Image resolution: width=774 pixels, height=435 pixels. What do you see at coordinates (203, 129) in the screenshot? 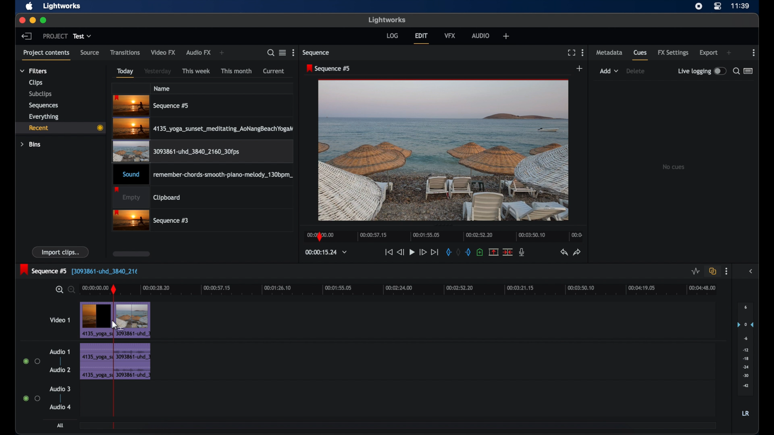
I see `video clip` at bounding box center [203, 129].